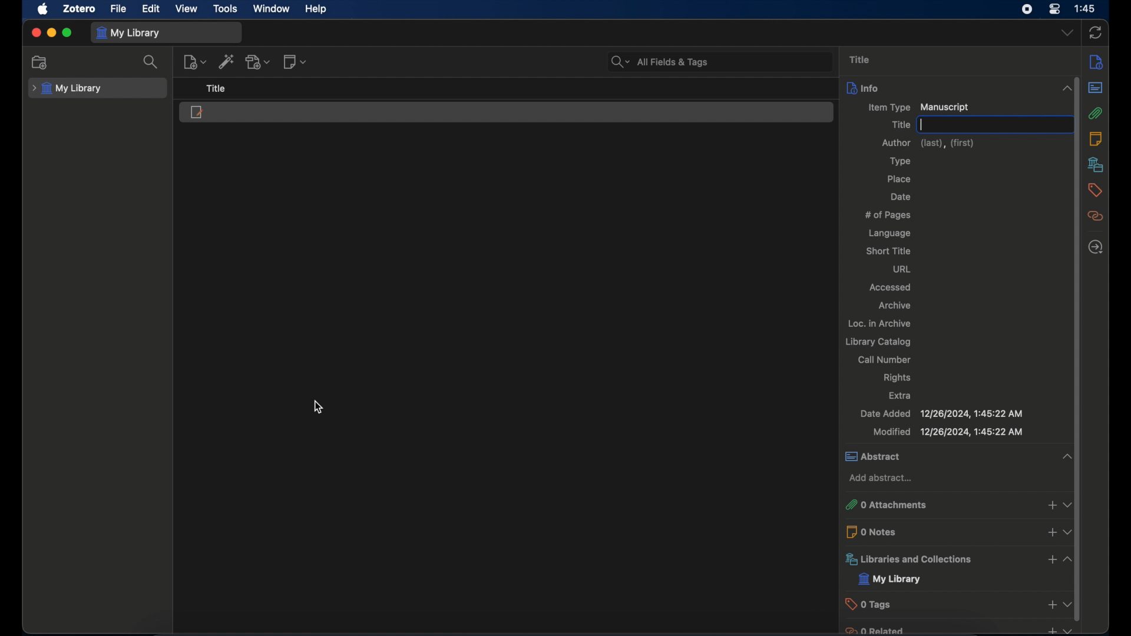 The image size is (1131, 636). Describe the element at coordinates (1096, 113) in the screenshot. I see `attachment` at that location.